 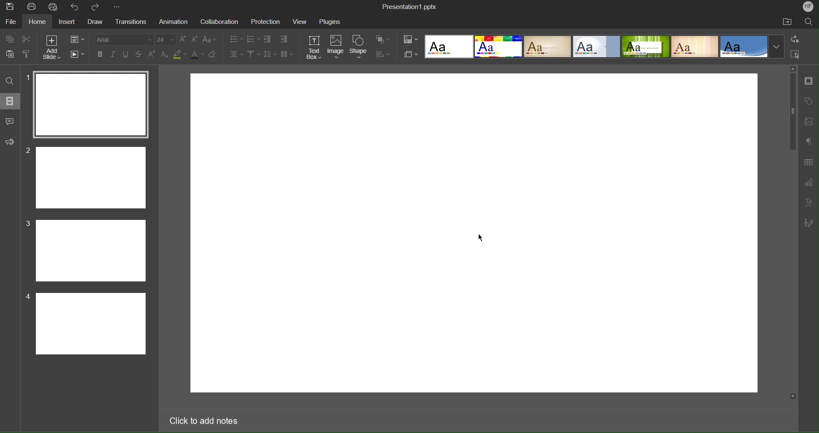 I want to click on Image Settings, so click(x=809, y=121).